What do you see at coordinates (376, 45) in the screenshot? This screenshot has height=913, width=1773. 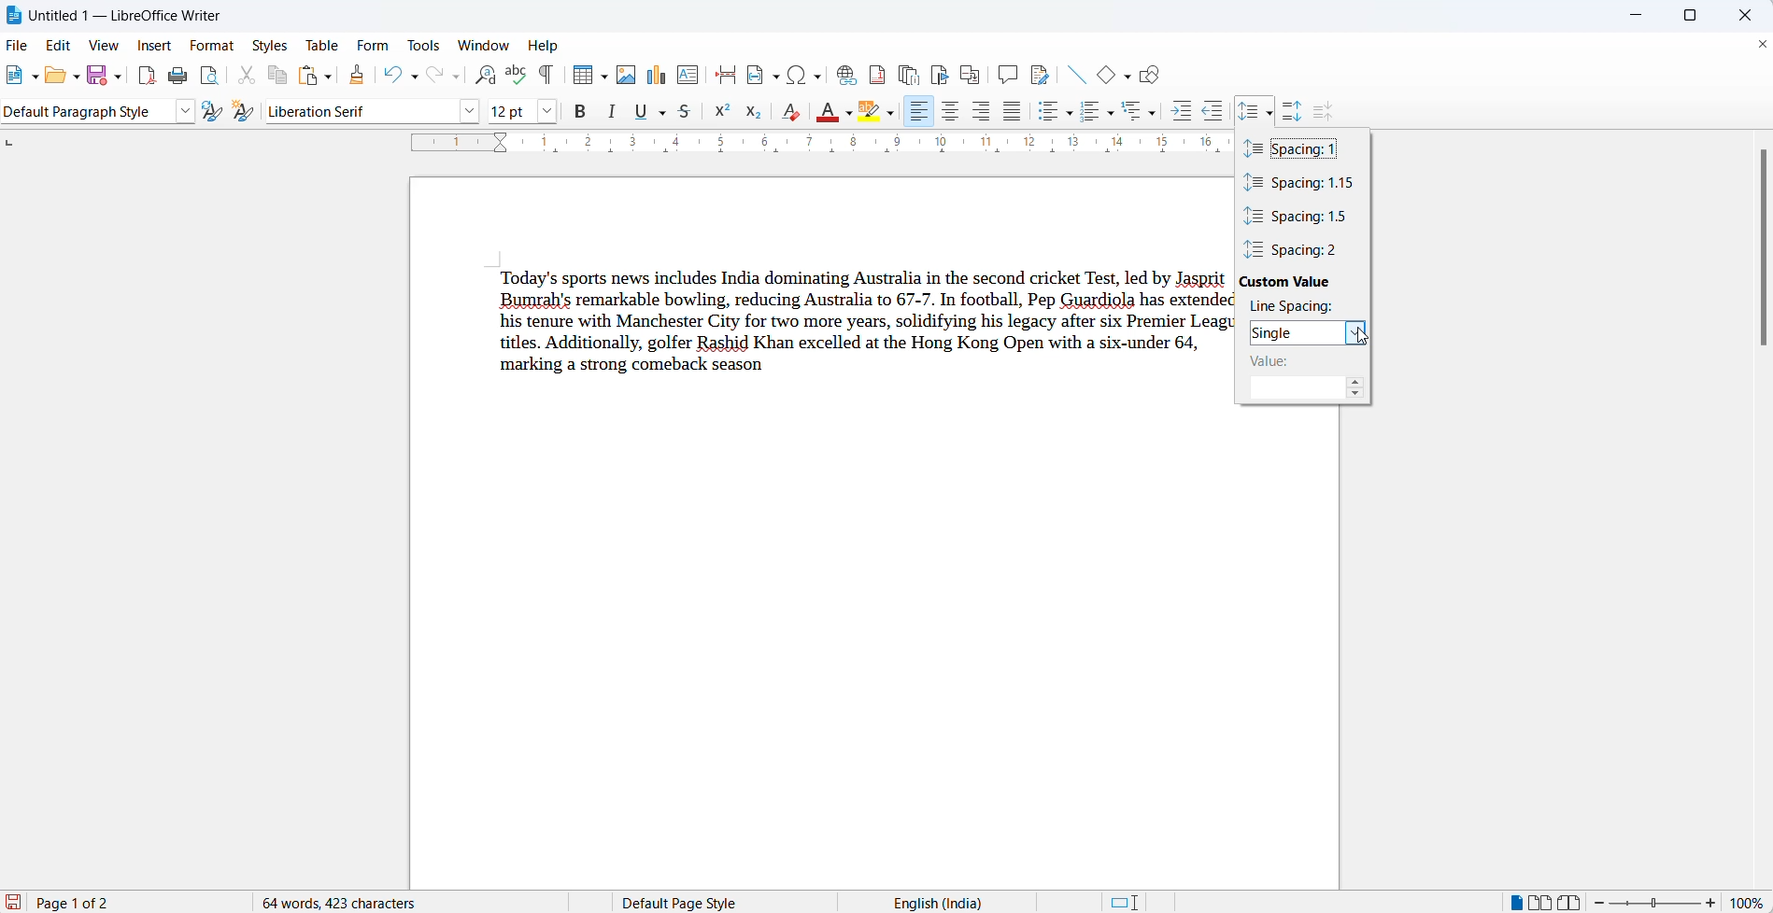 I see `form` at bounding box center [376, 45].